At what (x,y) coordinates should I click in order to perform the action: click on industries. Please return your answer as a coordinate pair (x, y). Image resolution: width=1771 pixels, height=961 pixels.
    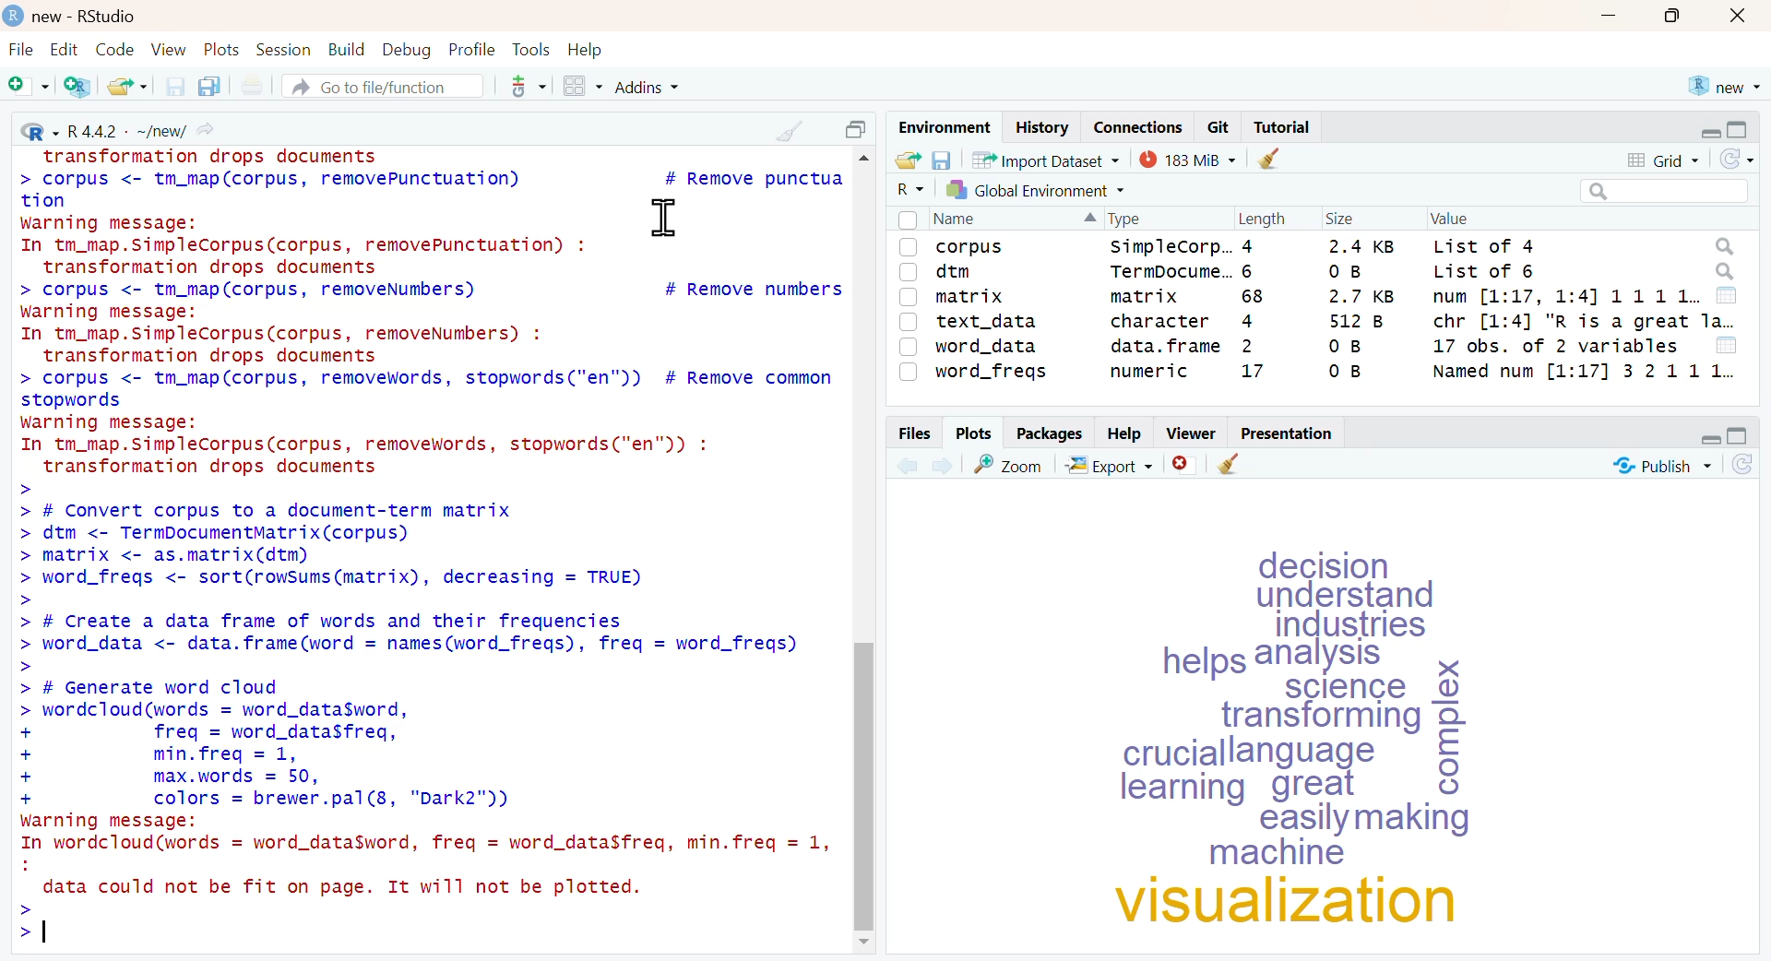
    Looking at the image, I should click on (1356, 626).